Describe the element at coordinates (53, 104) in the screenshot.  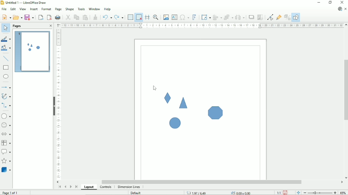
I see `Hide` at that location.